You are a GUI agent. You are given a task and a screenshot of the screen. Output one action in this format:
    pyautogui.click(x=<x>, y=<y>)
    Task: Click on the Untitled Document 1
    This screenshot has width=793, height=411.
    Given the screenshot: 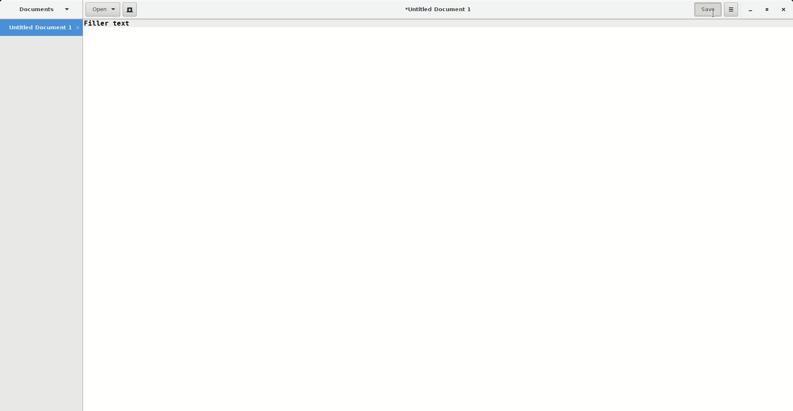 What is the action you would take?
    pyautogui.click(x=43, y=28)
    